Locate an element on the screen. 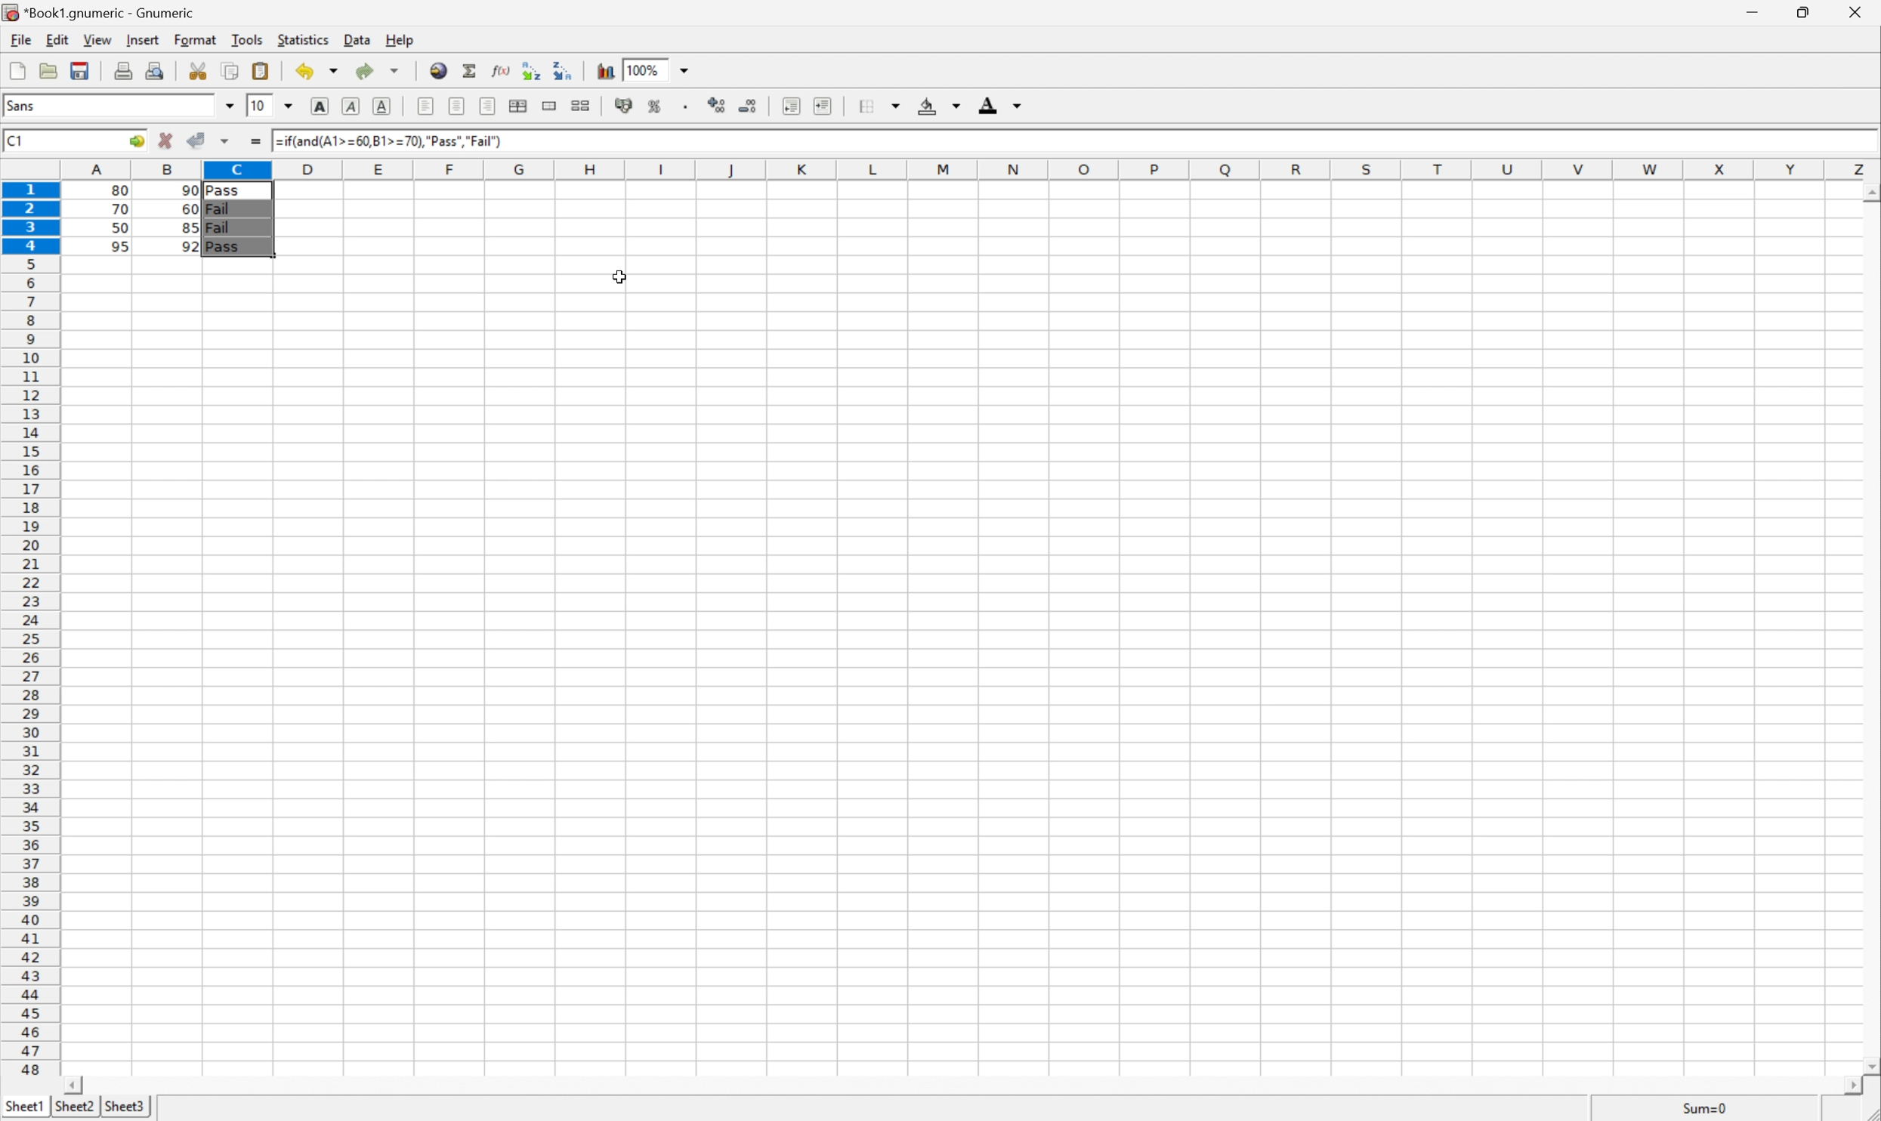 The width and height of the screenshot is (1881, 1121). Print preview is located at coordinates (156, 71).